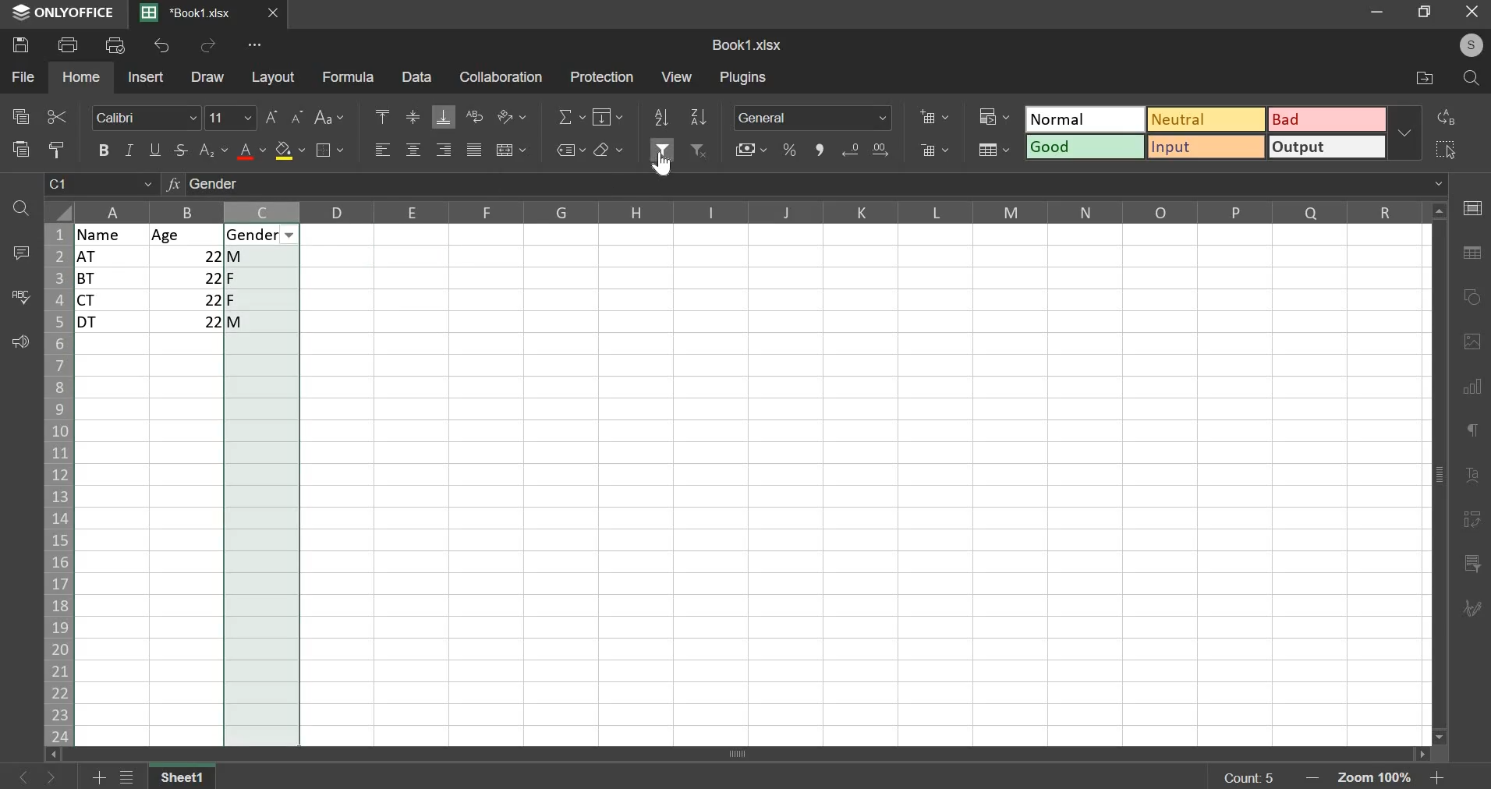 The image size is (1491, 789). I want to click on scroll bar, so click(1441, 475).